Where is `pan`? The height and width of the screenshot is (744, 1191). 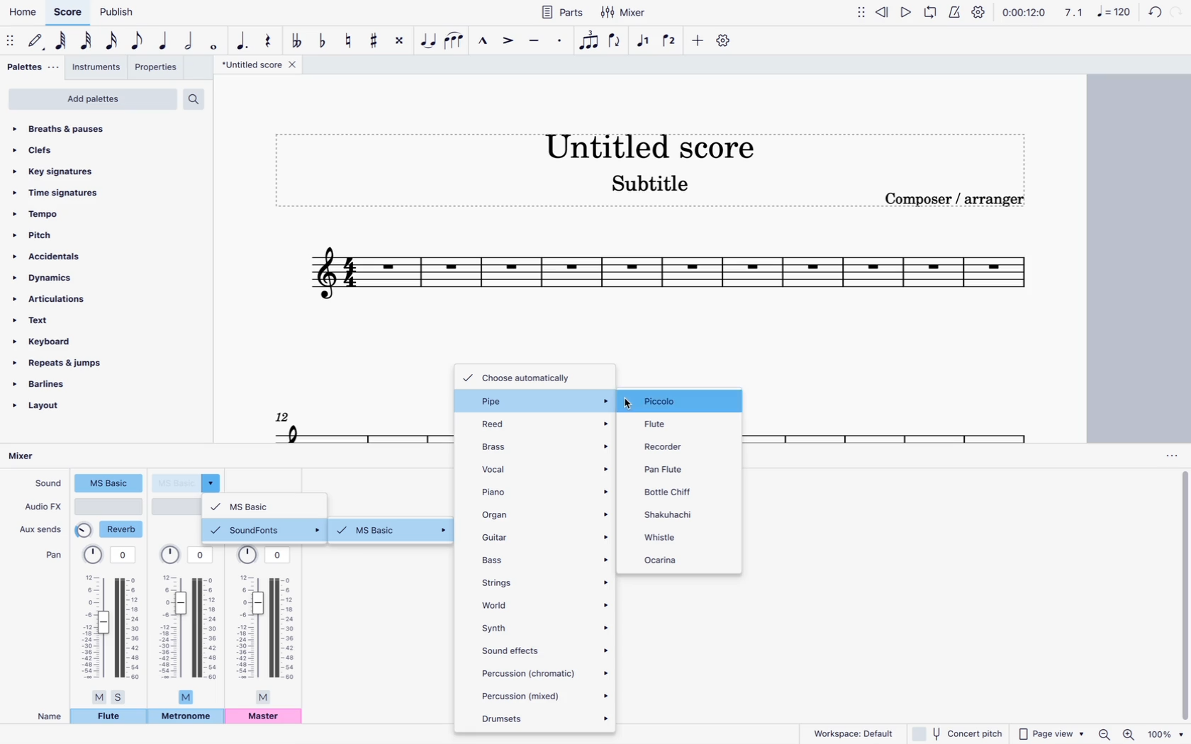
pan is located at coordinates (191, 626).